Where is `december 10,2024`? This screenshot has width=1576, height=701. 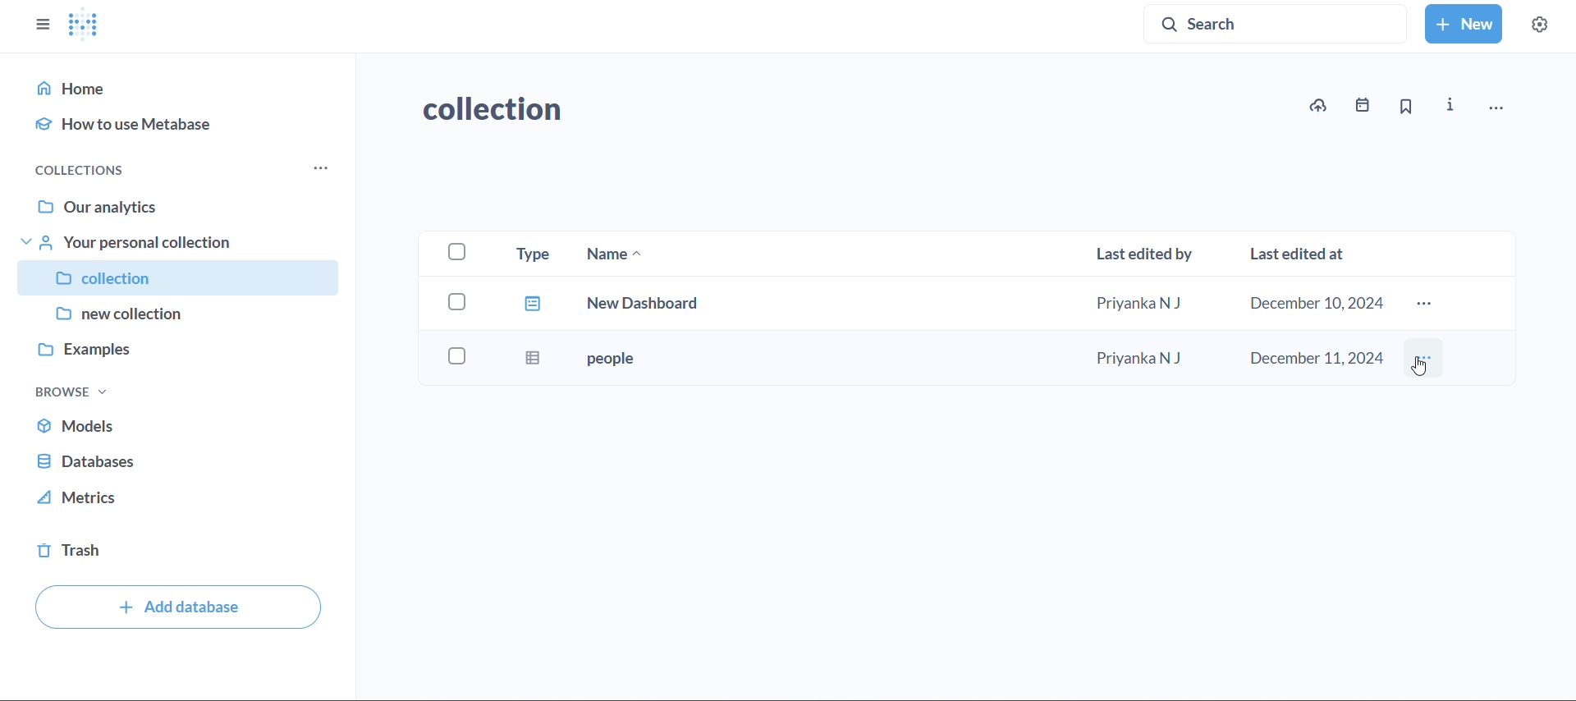 december 10,2024 is located at coordinates (1313, 305).